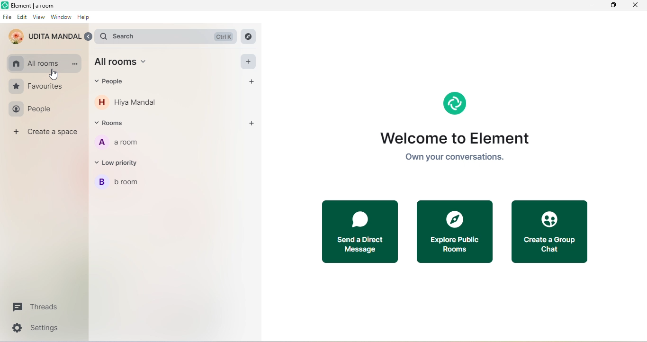 This screenshot has width=647, height=342. Describe the element at coordinates (33, 109) in the screenshot. I see `People` at that location.